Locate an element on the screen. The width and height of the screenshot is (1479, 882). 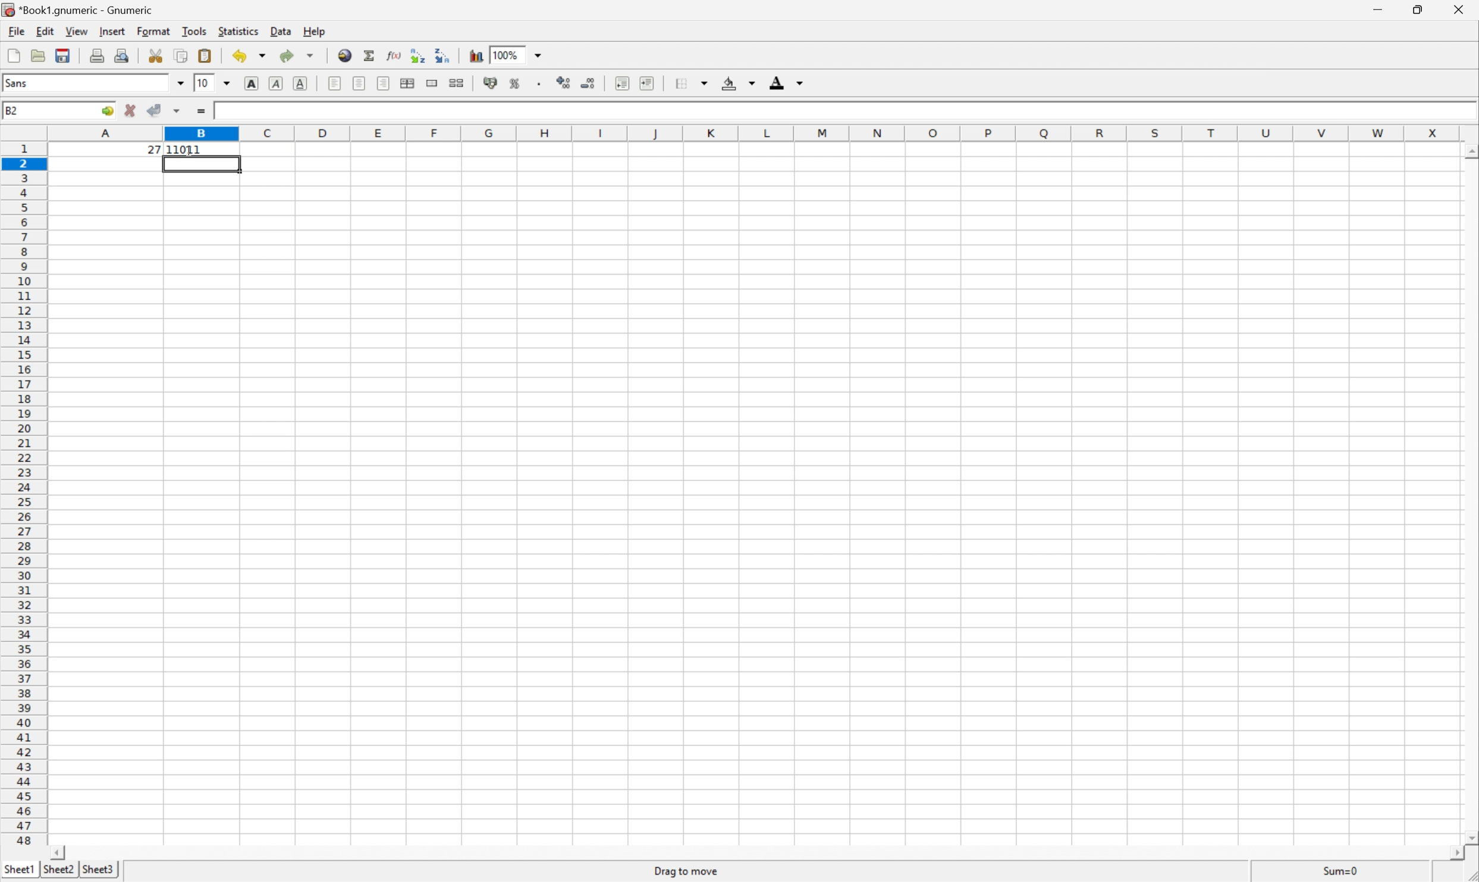
Row Number is located at coordinates (23, 493).